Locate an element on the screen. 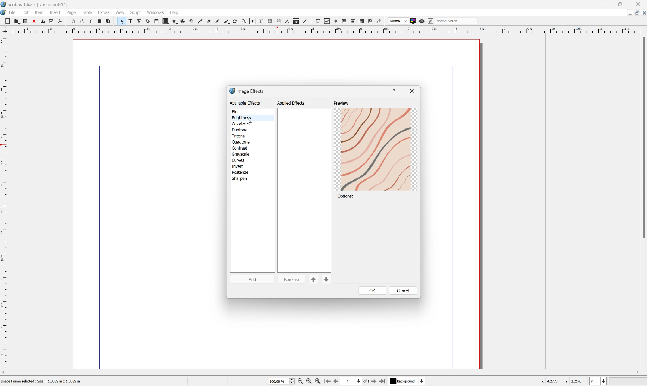 This screenshot has width=647, height=386. close is located at coordinates (413, 90).